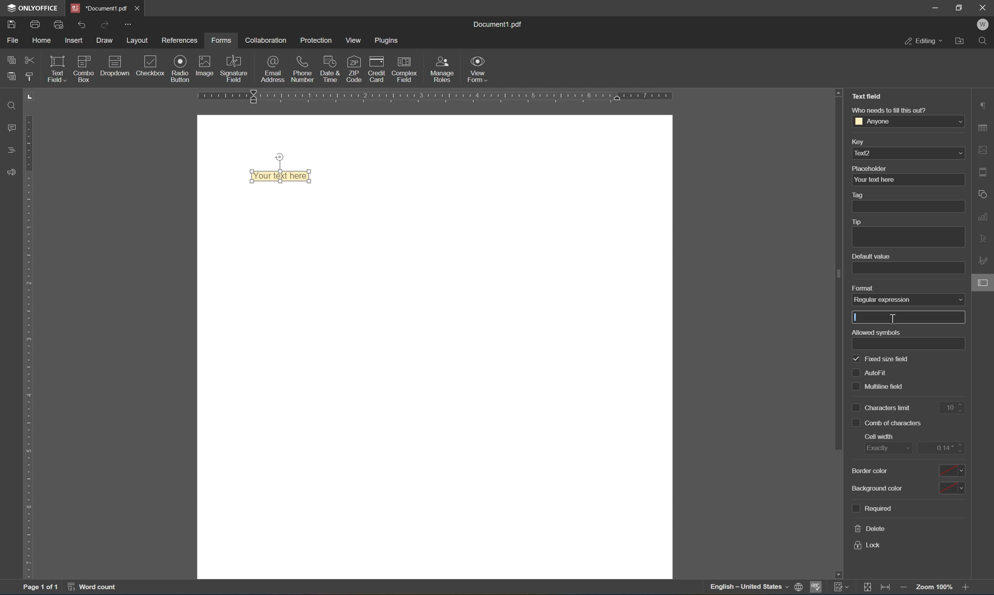 The width and height of the screenshot is (994, 595). I want to click on tip, so click(857, 221).